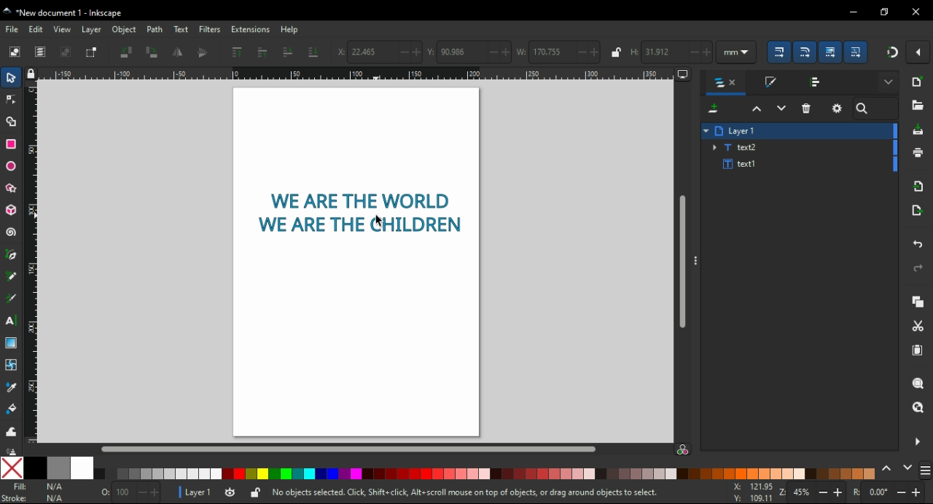  Describe the element at coordinates (918, 52) in the screenshot. I see `snap settings` at that location.